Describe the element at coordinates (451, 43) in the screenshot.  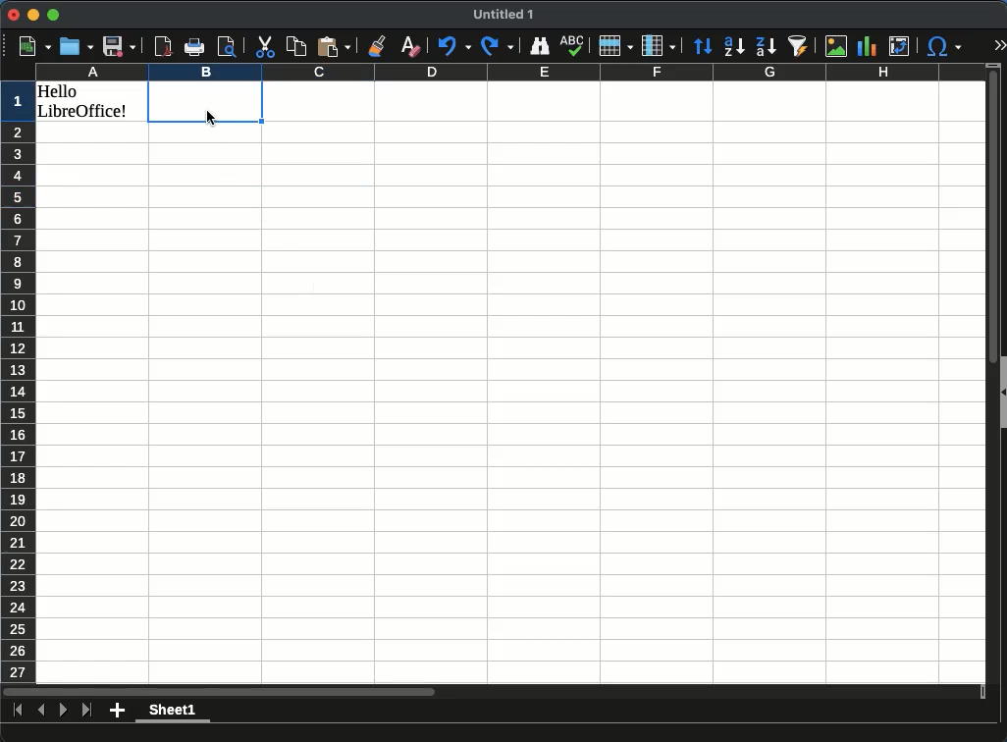
I see `undo` at that location.